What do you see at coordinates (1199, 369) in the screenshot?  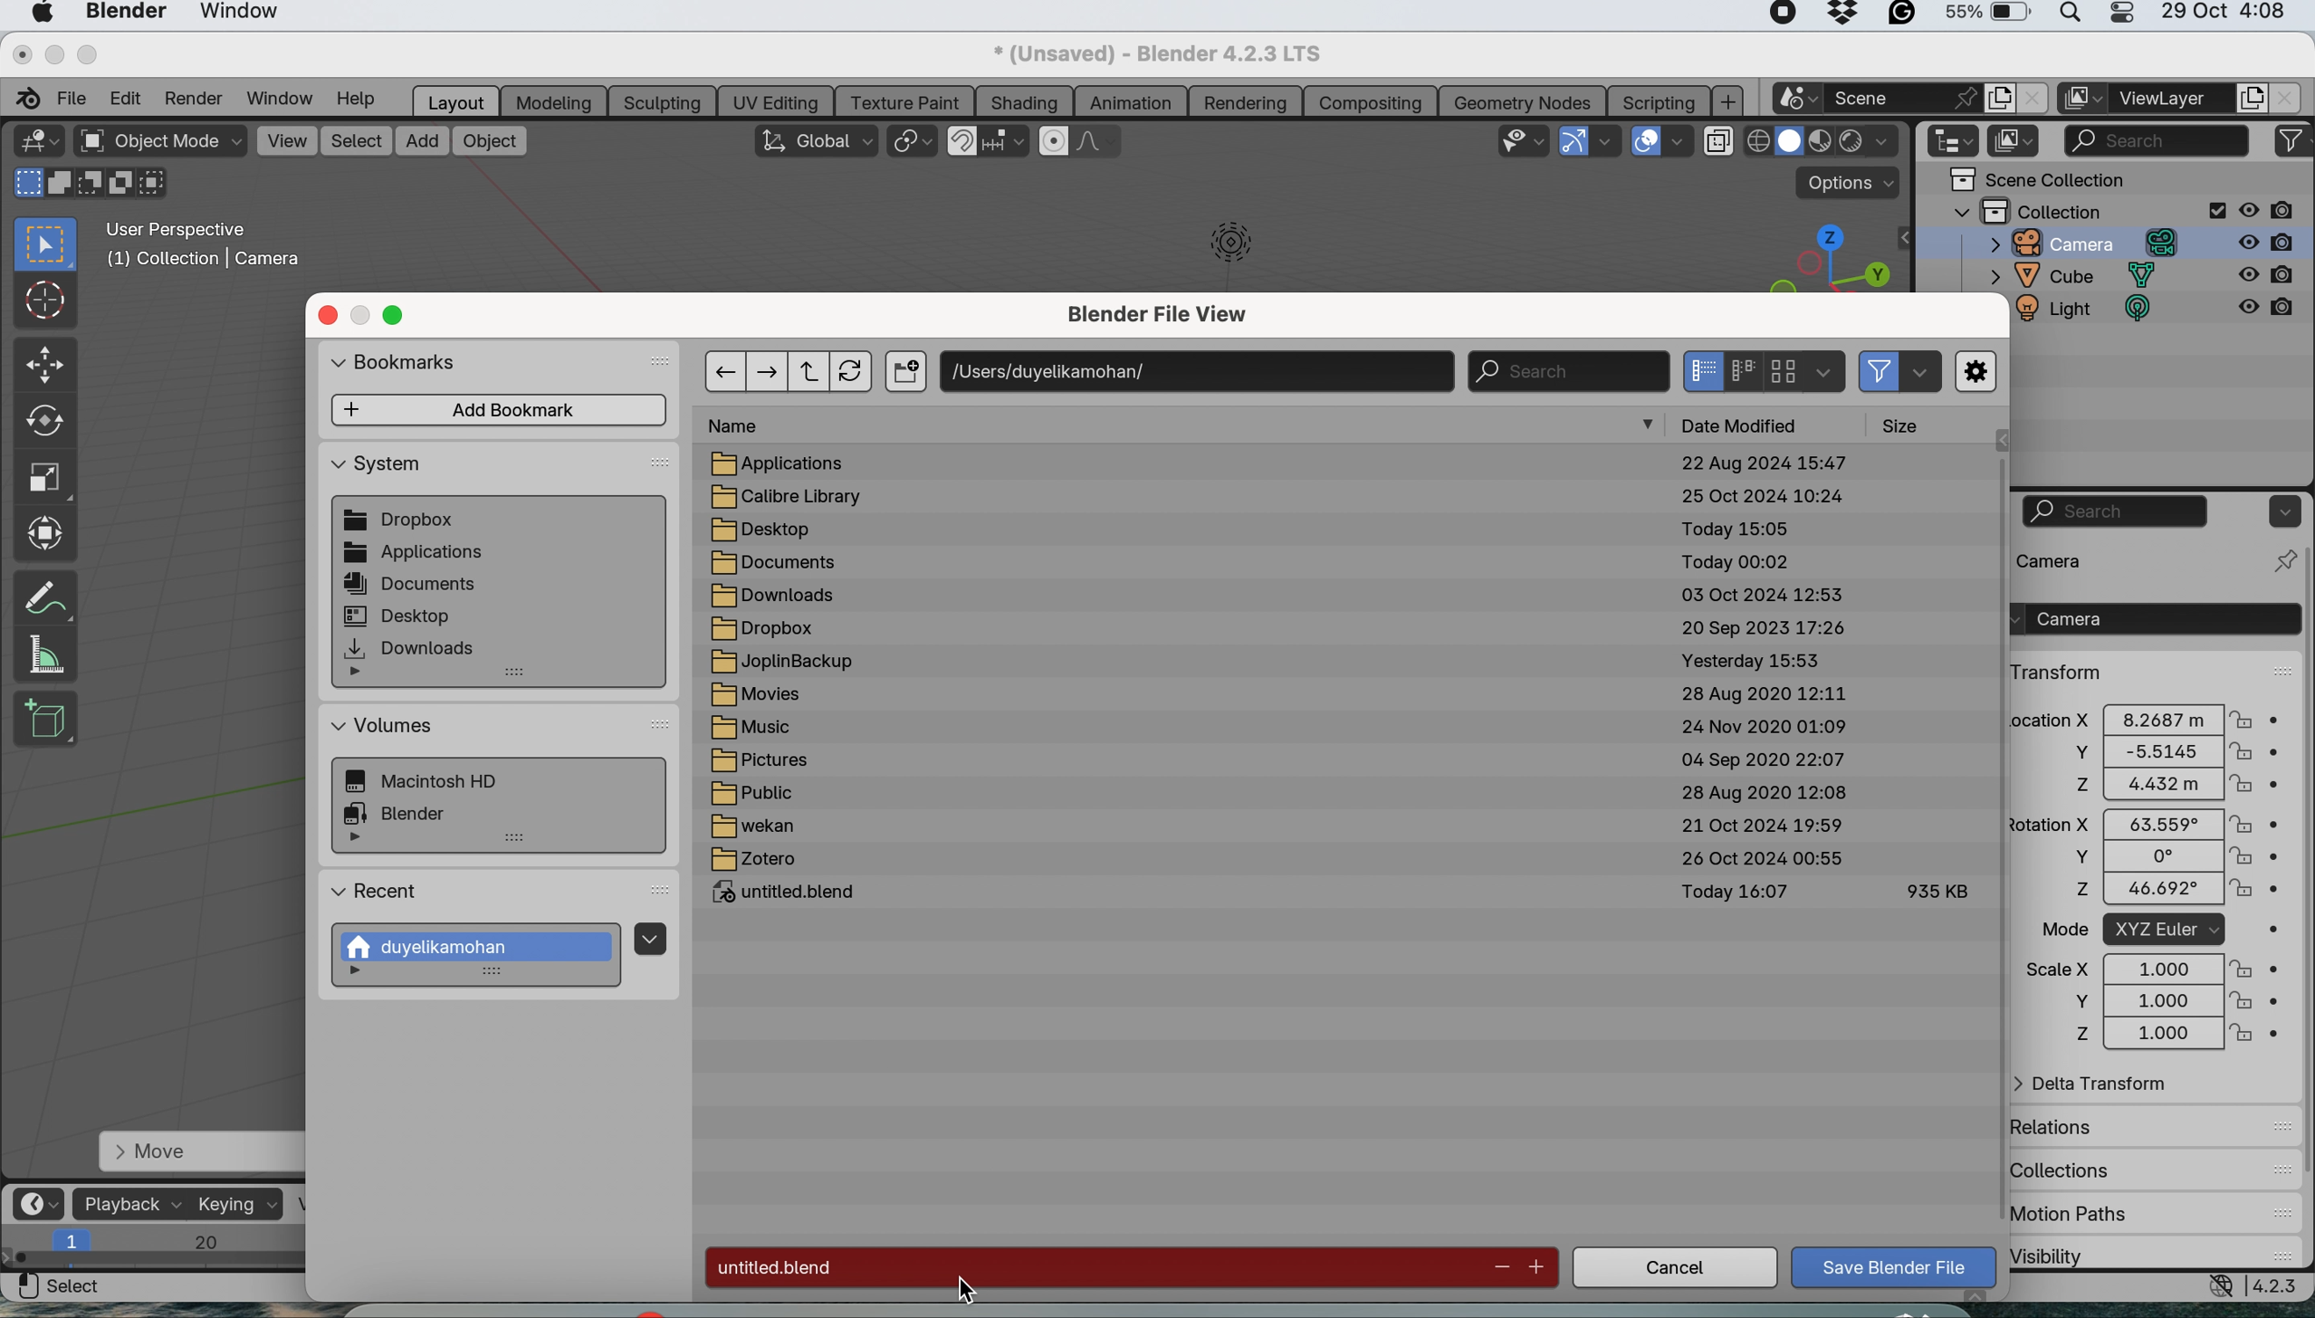 I see `/Users/duyelikamohan/` at bounding box center [1199, 369].